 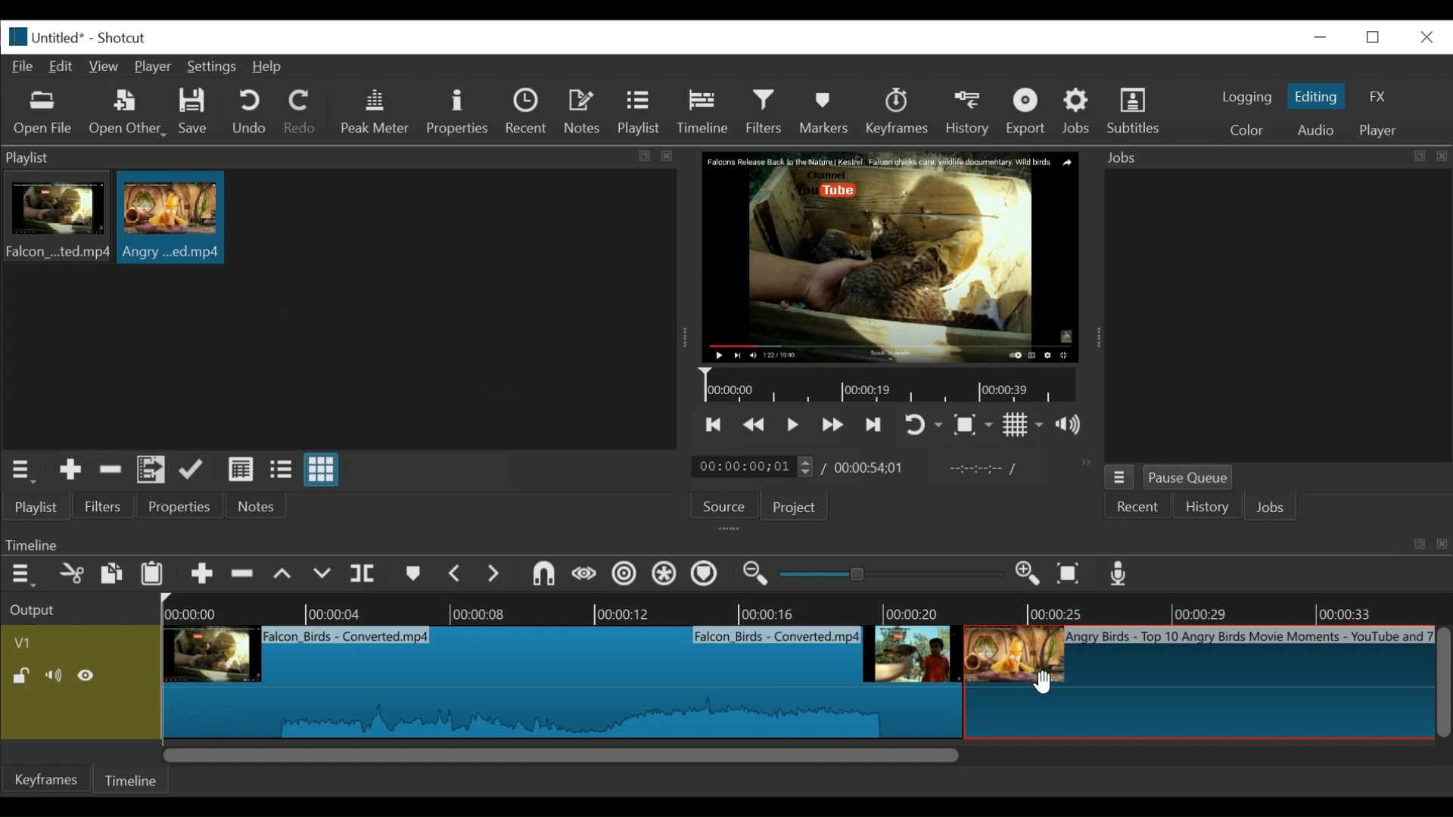 What do you see at coordinates (707, 109) in the screenshot?
I see `Timeline` at bounding box center [707, 109].